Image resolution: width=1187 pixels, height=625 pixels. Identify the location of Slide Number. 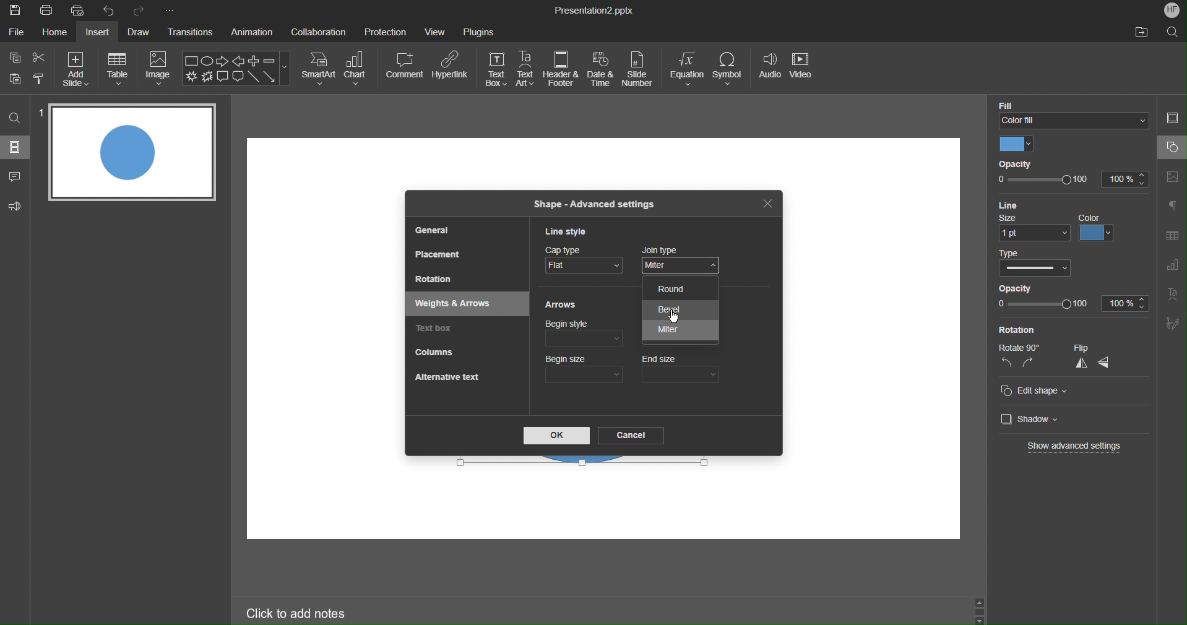
(640, 70).